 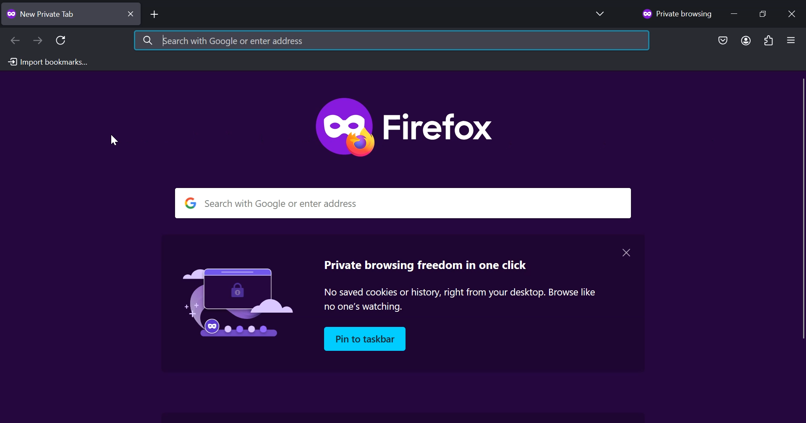 What do you see at coordinates (55, 61) in the screenshot?
I see `Import bookmark from another browser to Firefox` at bounding box center [55, 61].